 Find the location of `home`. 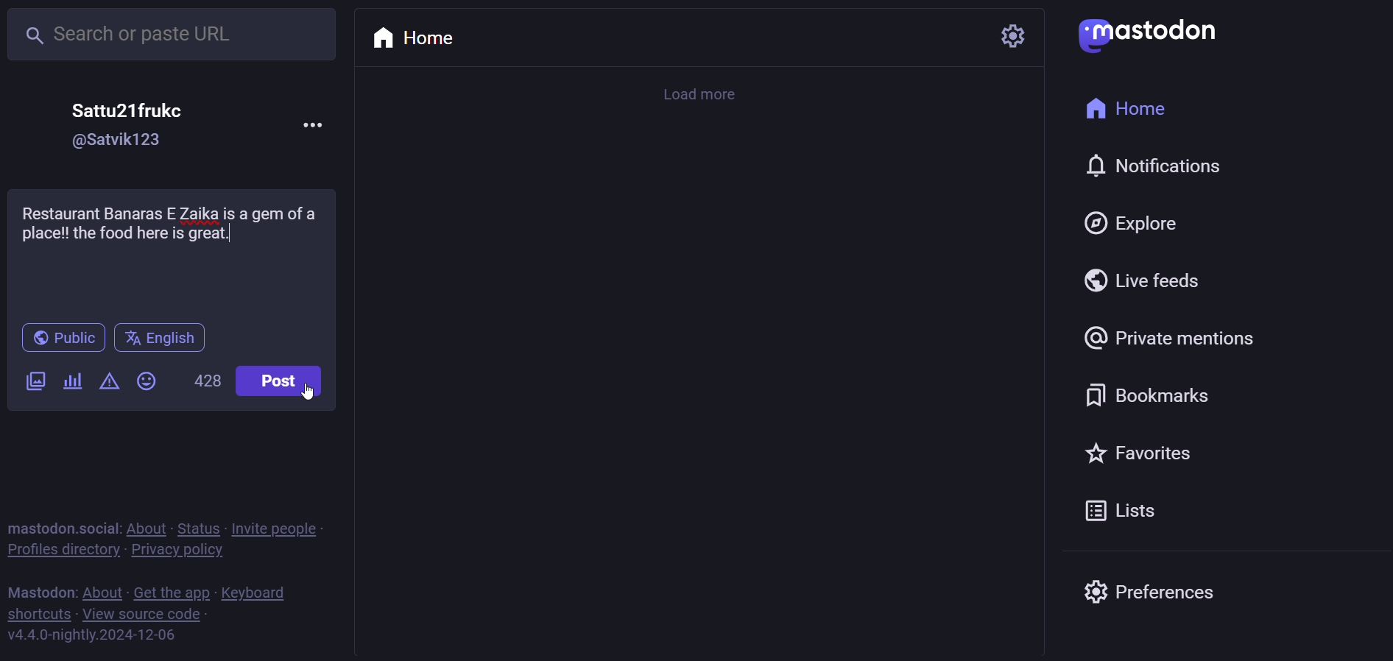

home is located at coordinates (1126, 110).